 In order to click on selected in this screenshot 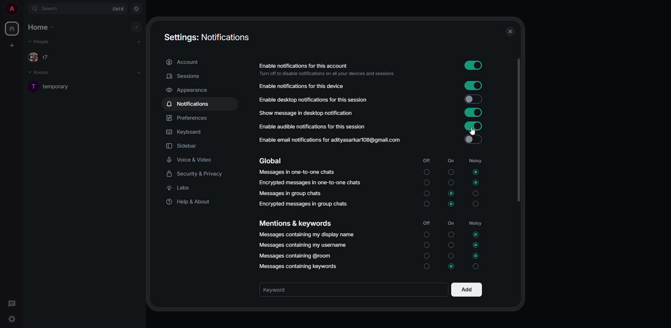, I will do `click(452, 204)`.